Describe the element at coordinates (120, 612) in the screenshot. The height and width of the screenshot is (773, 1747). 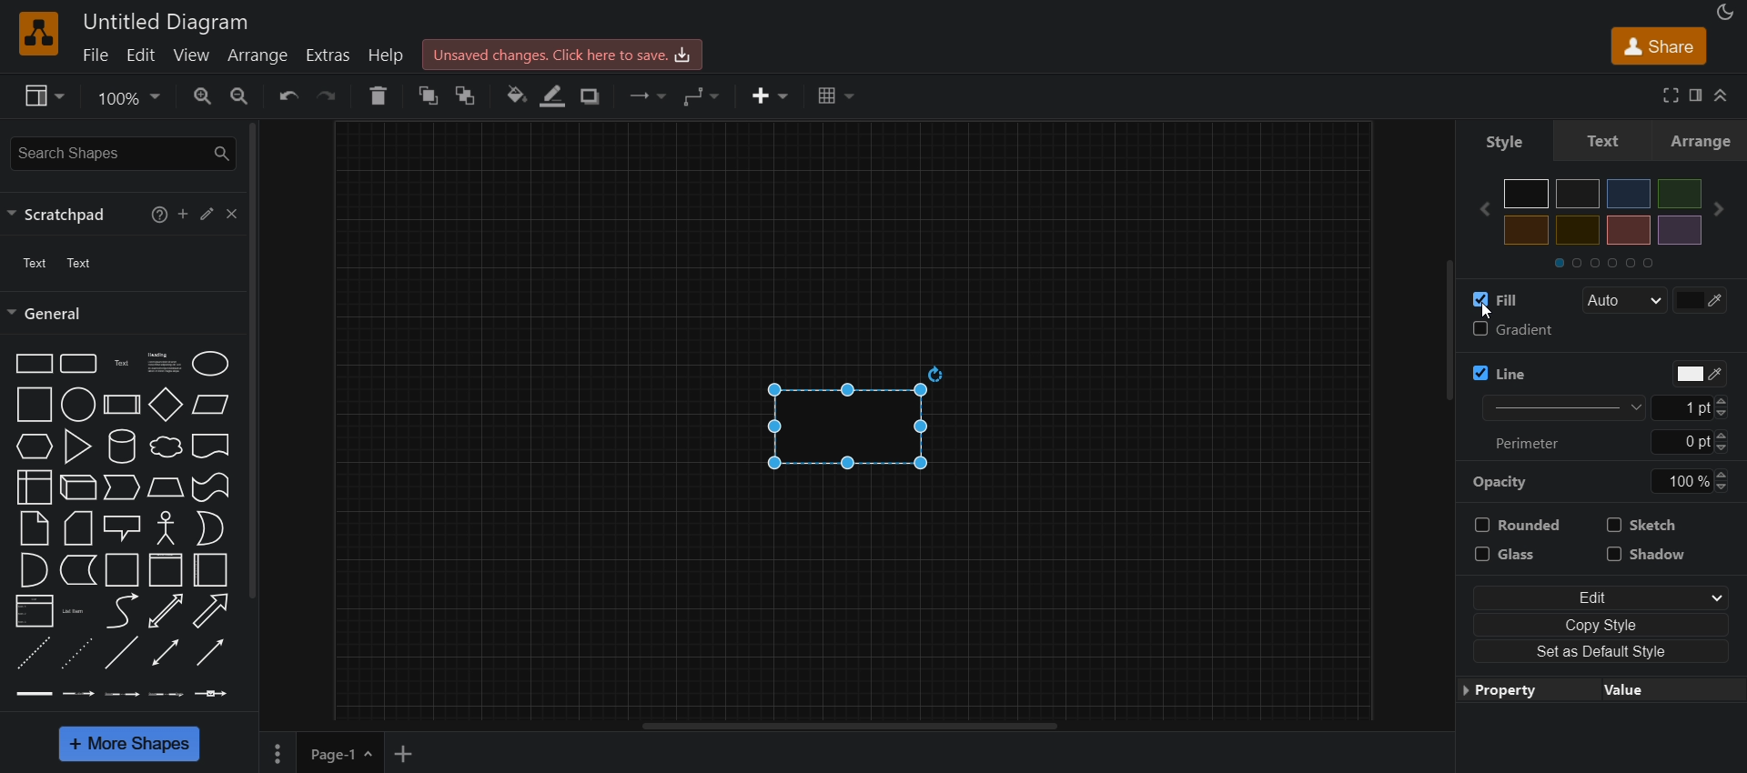
I see `curve` at that location.